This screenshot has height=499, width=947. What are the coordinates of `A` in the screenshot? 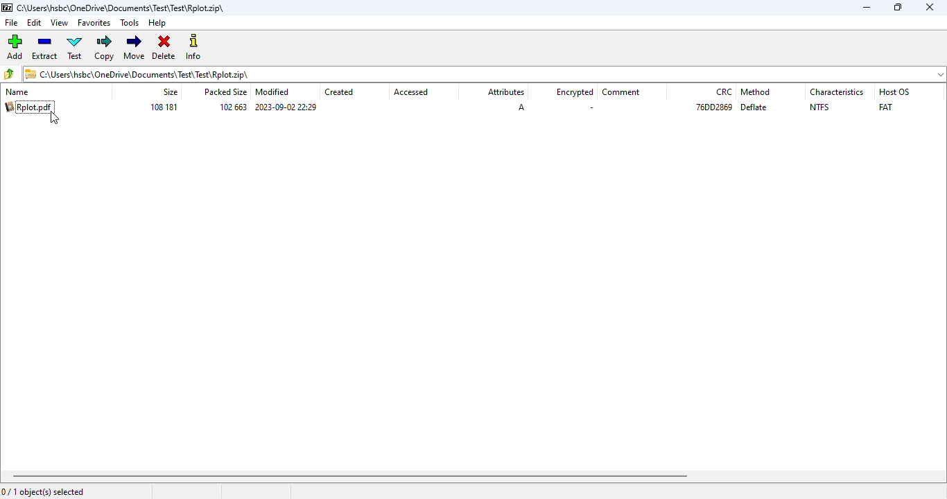 It's located at (522, 107).